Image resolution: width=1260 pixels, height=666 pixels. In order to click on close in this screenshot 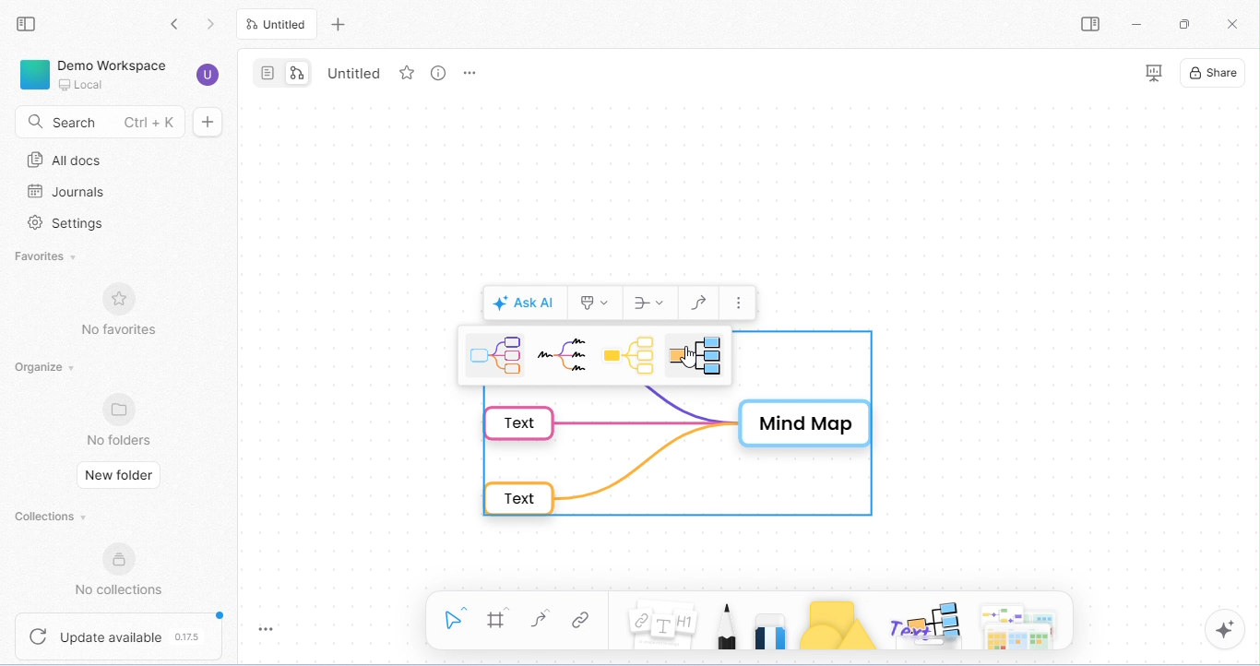, I will do `click(1230, 26)`.